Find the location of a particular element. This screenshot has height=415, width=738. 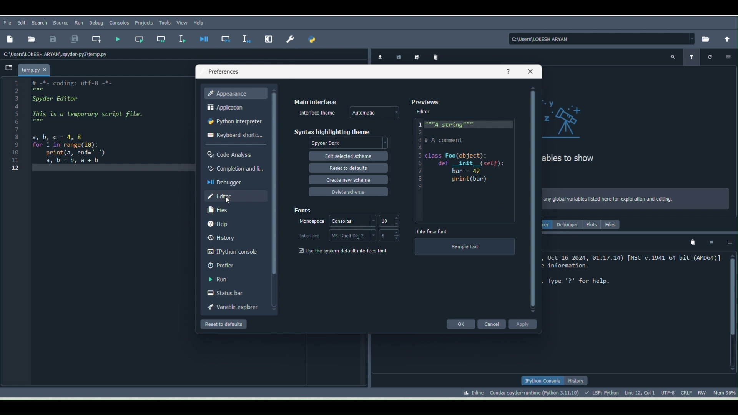

Interface is located at coordinates (308, 235).